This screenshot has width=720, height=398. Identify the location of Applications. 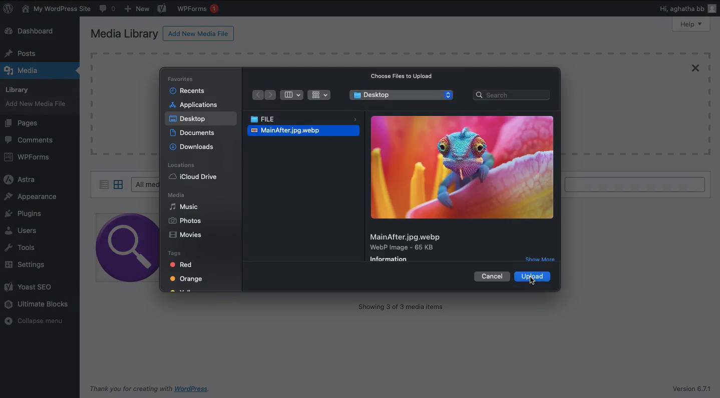
(193, 104).